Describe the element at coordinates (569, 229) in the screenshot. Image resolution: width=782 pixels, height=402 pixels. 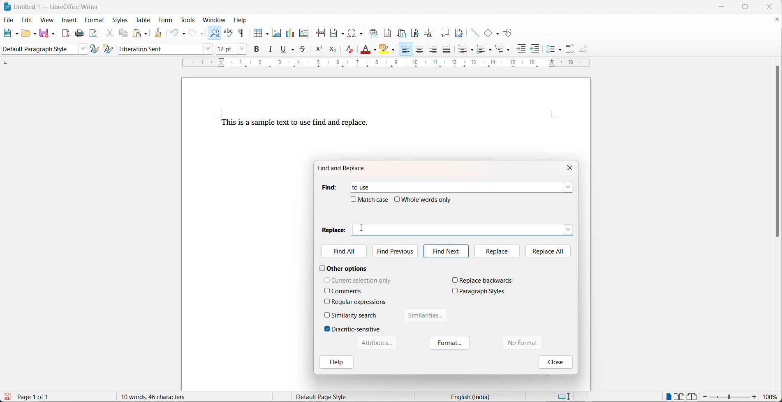
I see `replace dropdown button` at that location.